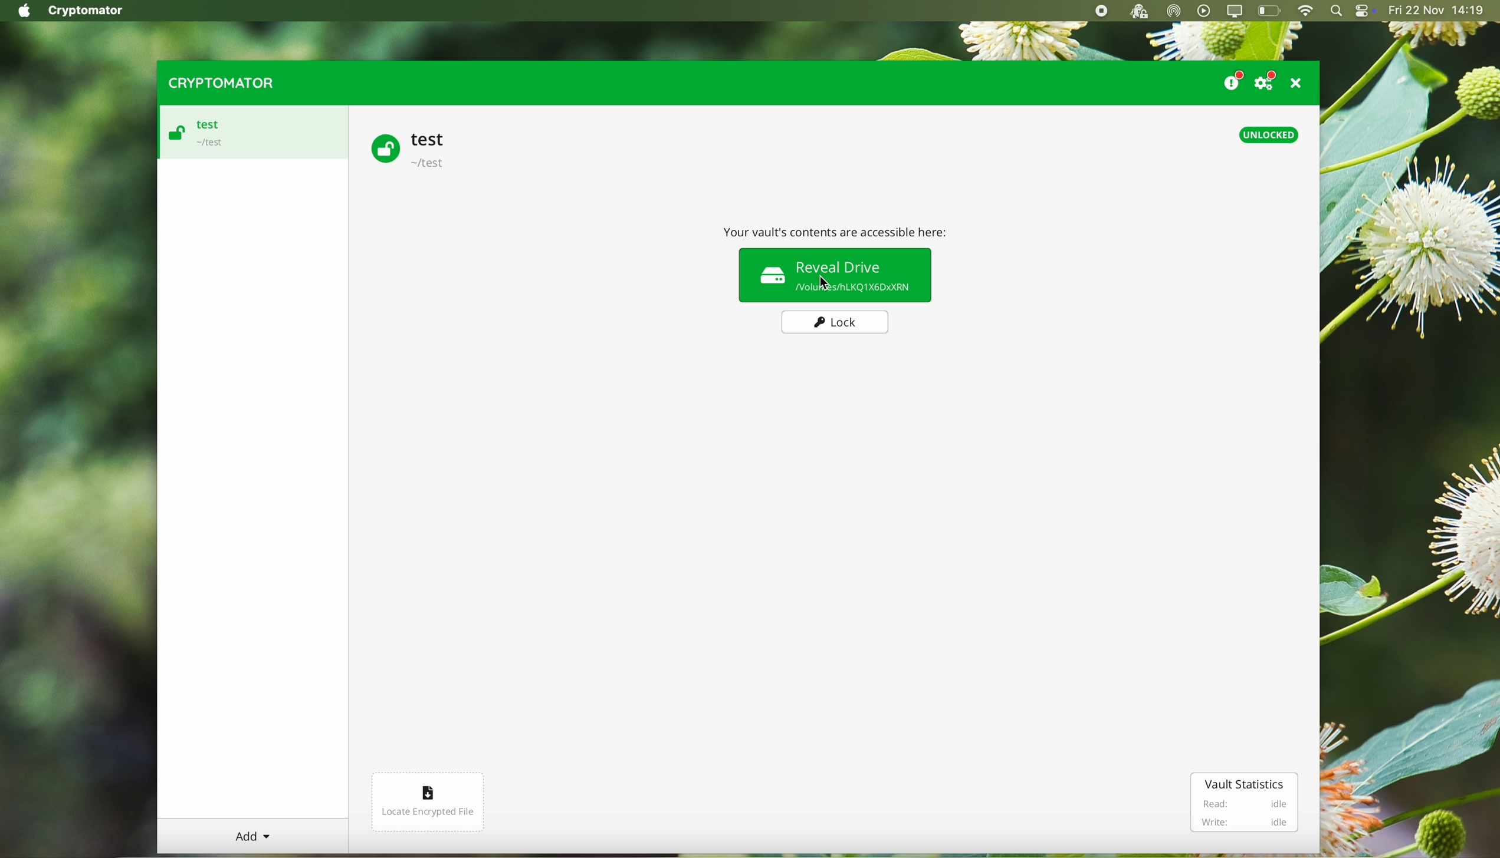  Describe the element at coordinates (1270, 12) in the screenshot. I see `battery` at that location.